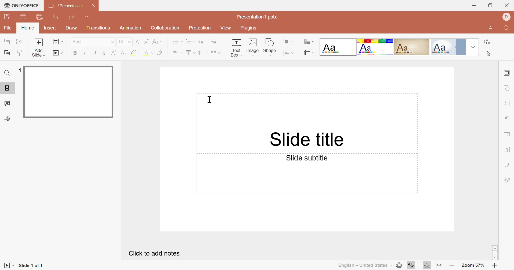  Describe the element at coordinates (508, 17) in the screenshot. I see `DELL` at that location.